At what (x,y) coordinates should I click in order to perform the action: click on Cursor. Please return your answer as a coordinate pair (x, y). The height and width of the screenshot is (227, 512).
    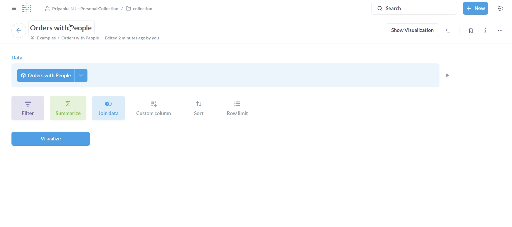
    Looking at the image, I should click on (69, 28).